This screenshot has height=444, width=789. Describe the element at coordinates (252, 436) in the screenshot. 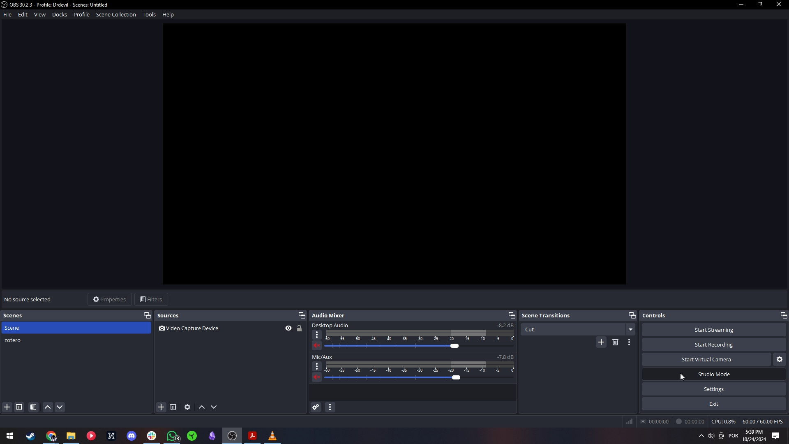

I see `adobe reader` at that location.